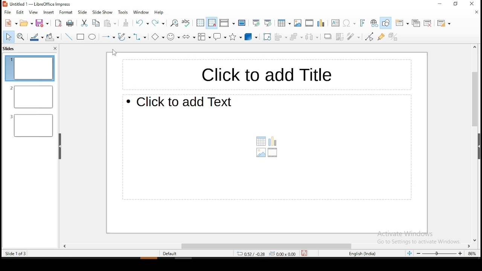 The width and height of the screenshot is (482, 271). I want to click on paint bucket tool, so click(53, 37).